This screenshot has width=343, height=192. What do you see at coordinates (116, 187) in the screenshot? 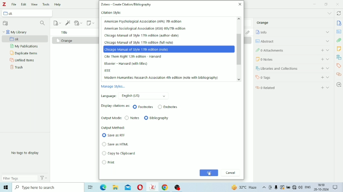
I see `File Explorer` at bounding box center [116, 187].